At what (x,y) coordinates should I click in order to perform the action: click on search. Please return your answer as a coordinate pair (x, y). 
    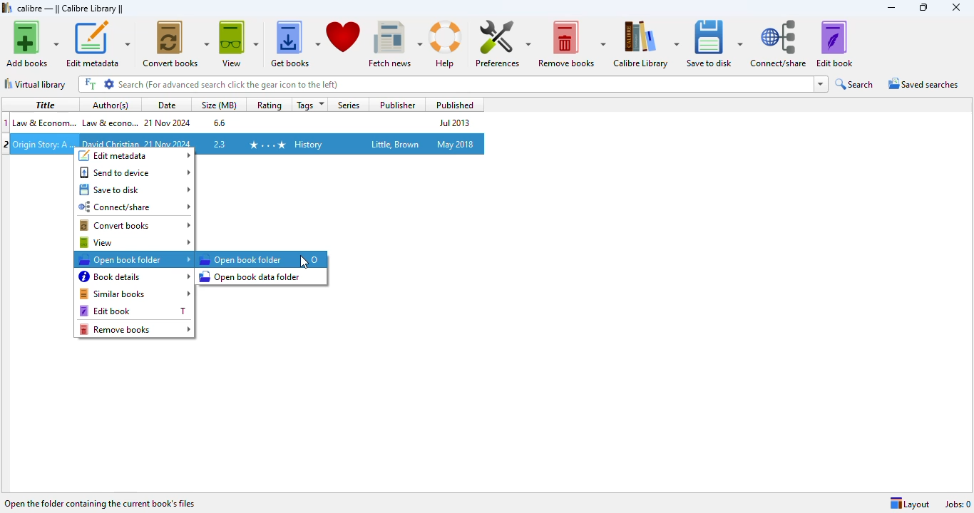
    Looking at the image, I should click on (855, 85).